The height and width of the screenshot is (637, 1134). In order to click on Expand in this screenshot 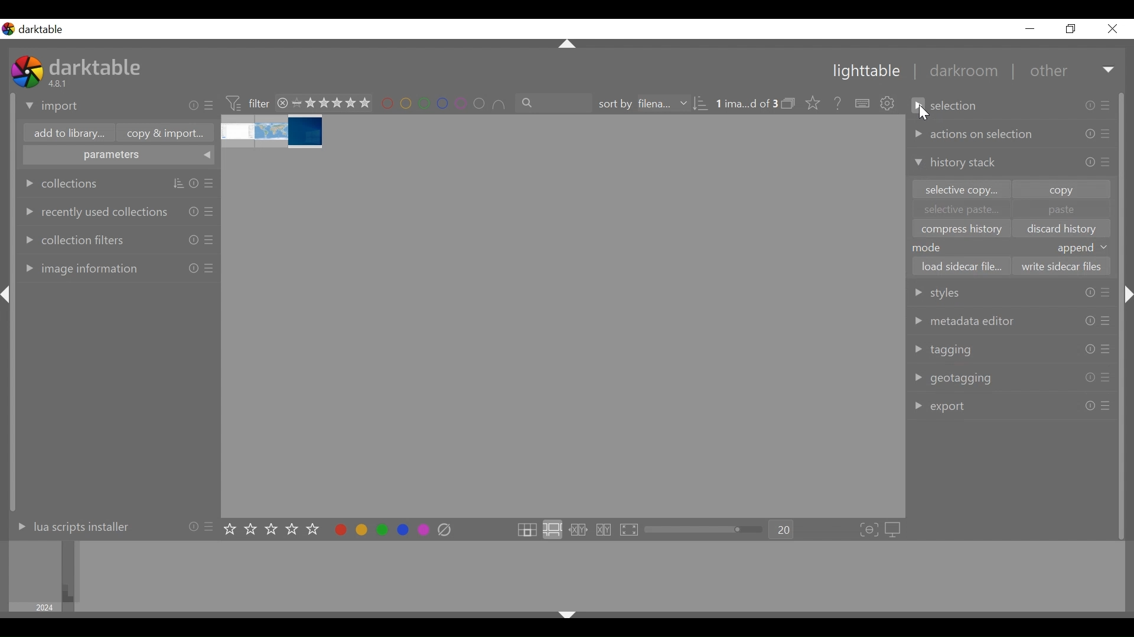, I will do `click(1110, 71)`.